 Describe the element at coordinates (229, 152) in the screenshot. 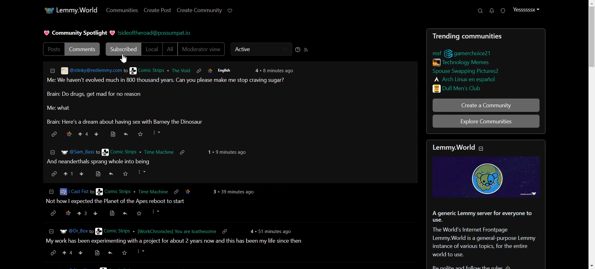

I see `time` at that location.